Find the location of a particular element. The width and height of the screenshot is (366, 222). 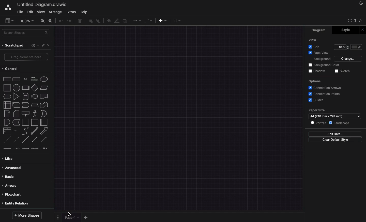

full screen is located at coordinates (350, 21).